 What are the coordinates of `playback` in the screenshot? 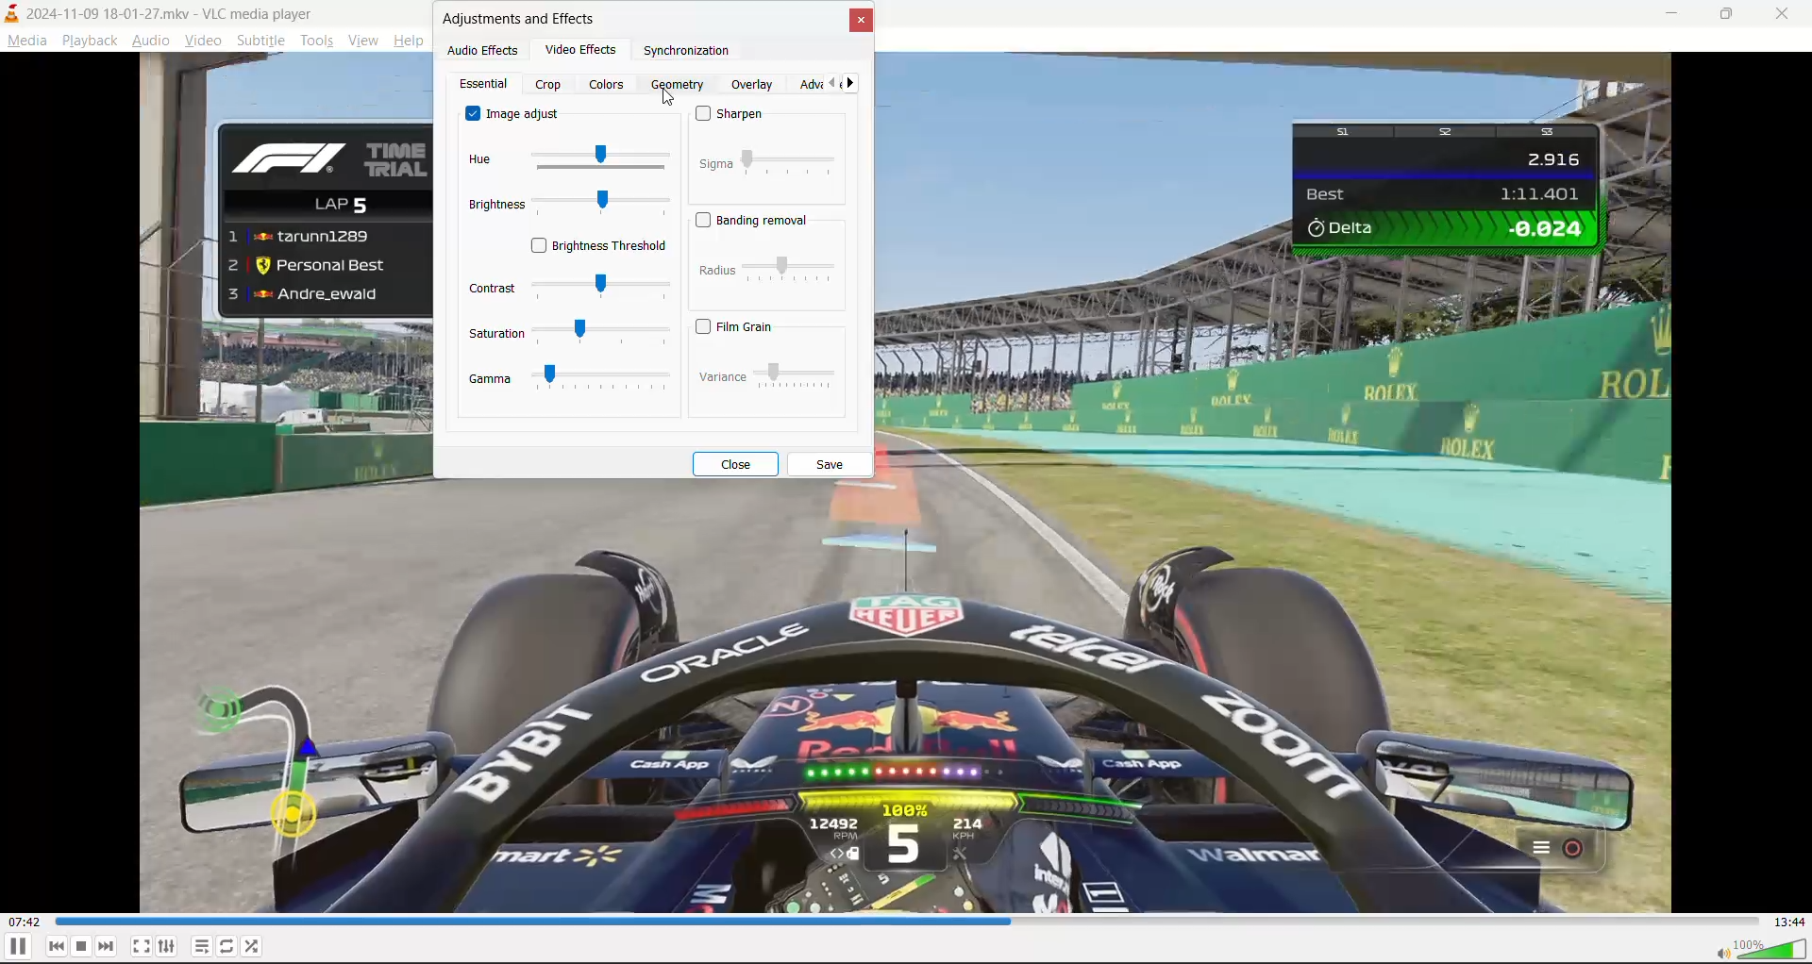 It's located at (89, 38).